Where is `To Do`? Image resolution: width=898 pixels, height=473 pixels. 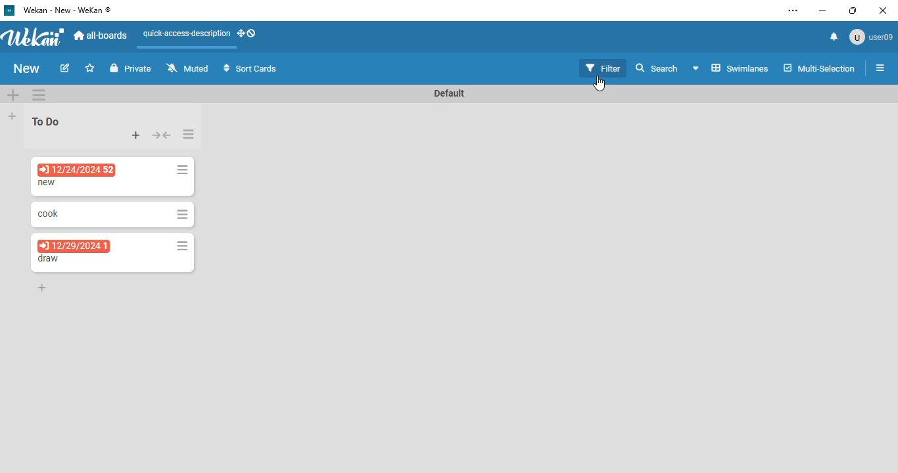 To Do is located at coordinates (53, 122).